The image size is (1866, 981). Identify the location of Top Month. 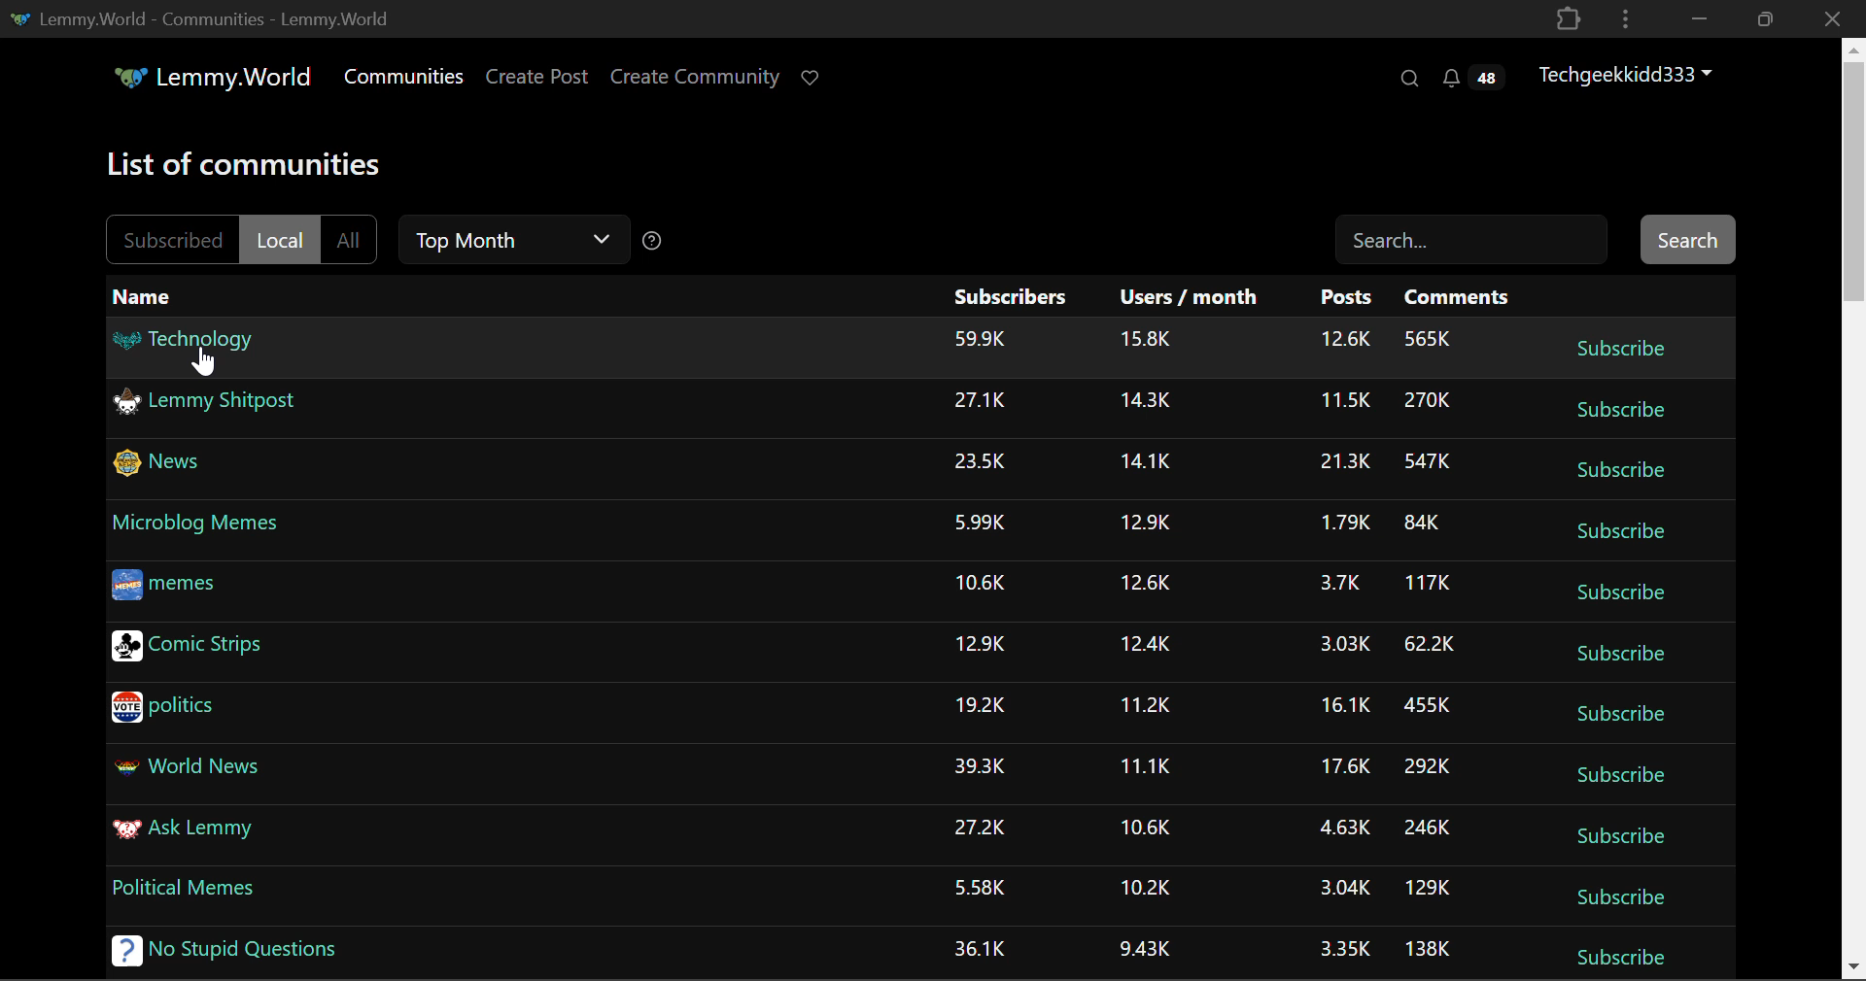
(517, 241).